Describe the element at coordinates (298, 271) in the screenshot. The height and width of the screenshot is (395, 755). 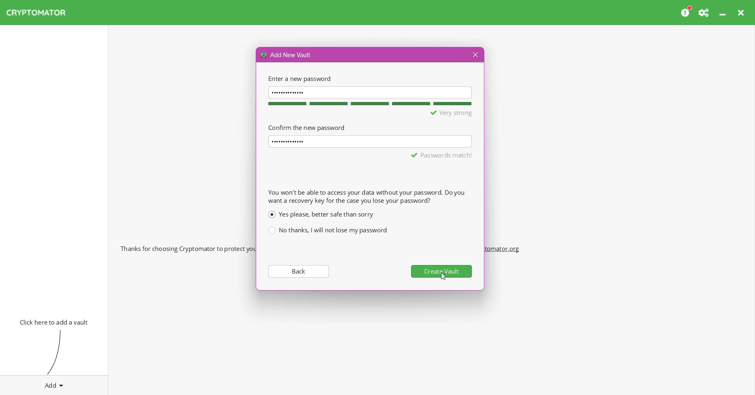
I see `Back` at that location.